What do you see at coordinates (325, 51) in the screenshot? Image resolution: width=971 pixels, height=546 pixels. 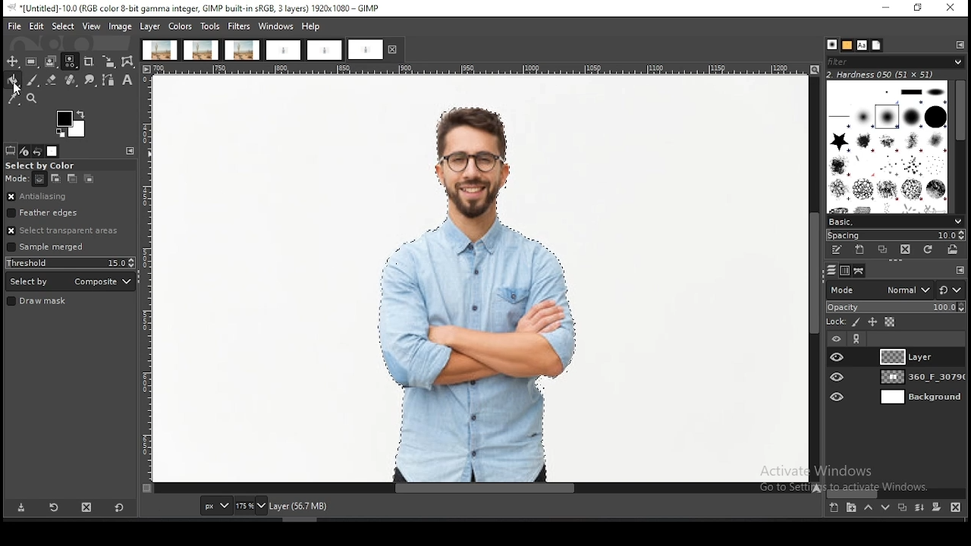 I see `project tab` at bounding box center [325, 51].